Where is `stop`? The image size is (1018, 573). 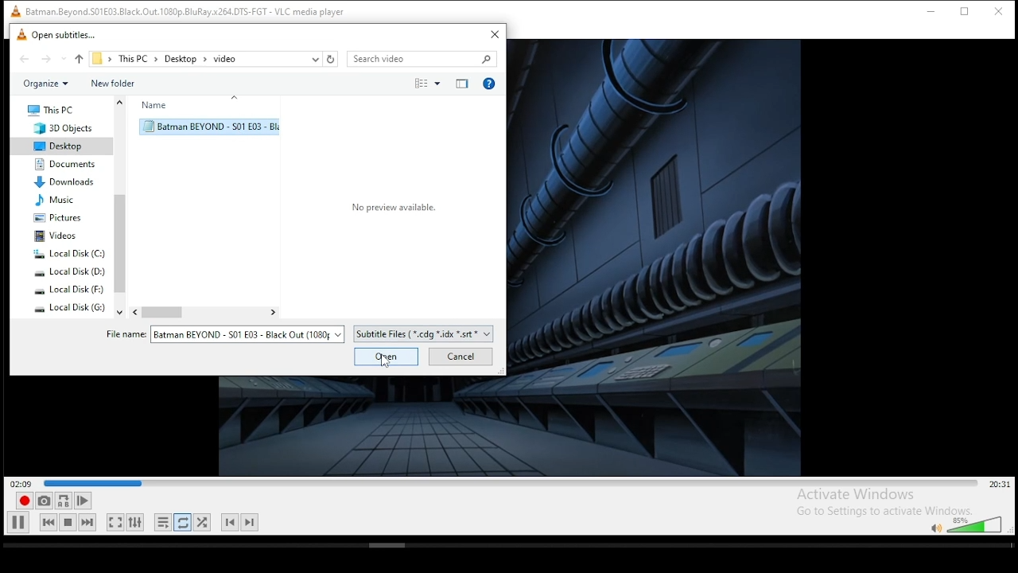
stop is located at coordinates (67, 522).